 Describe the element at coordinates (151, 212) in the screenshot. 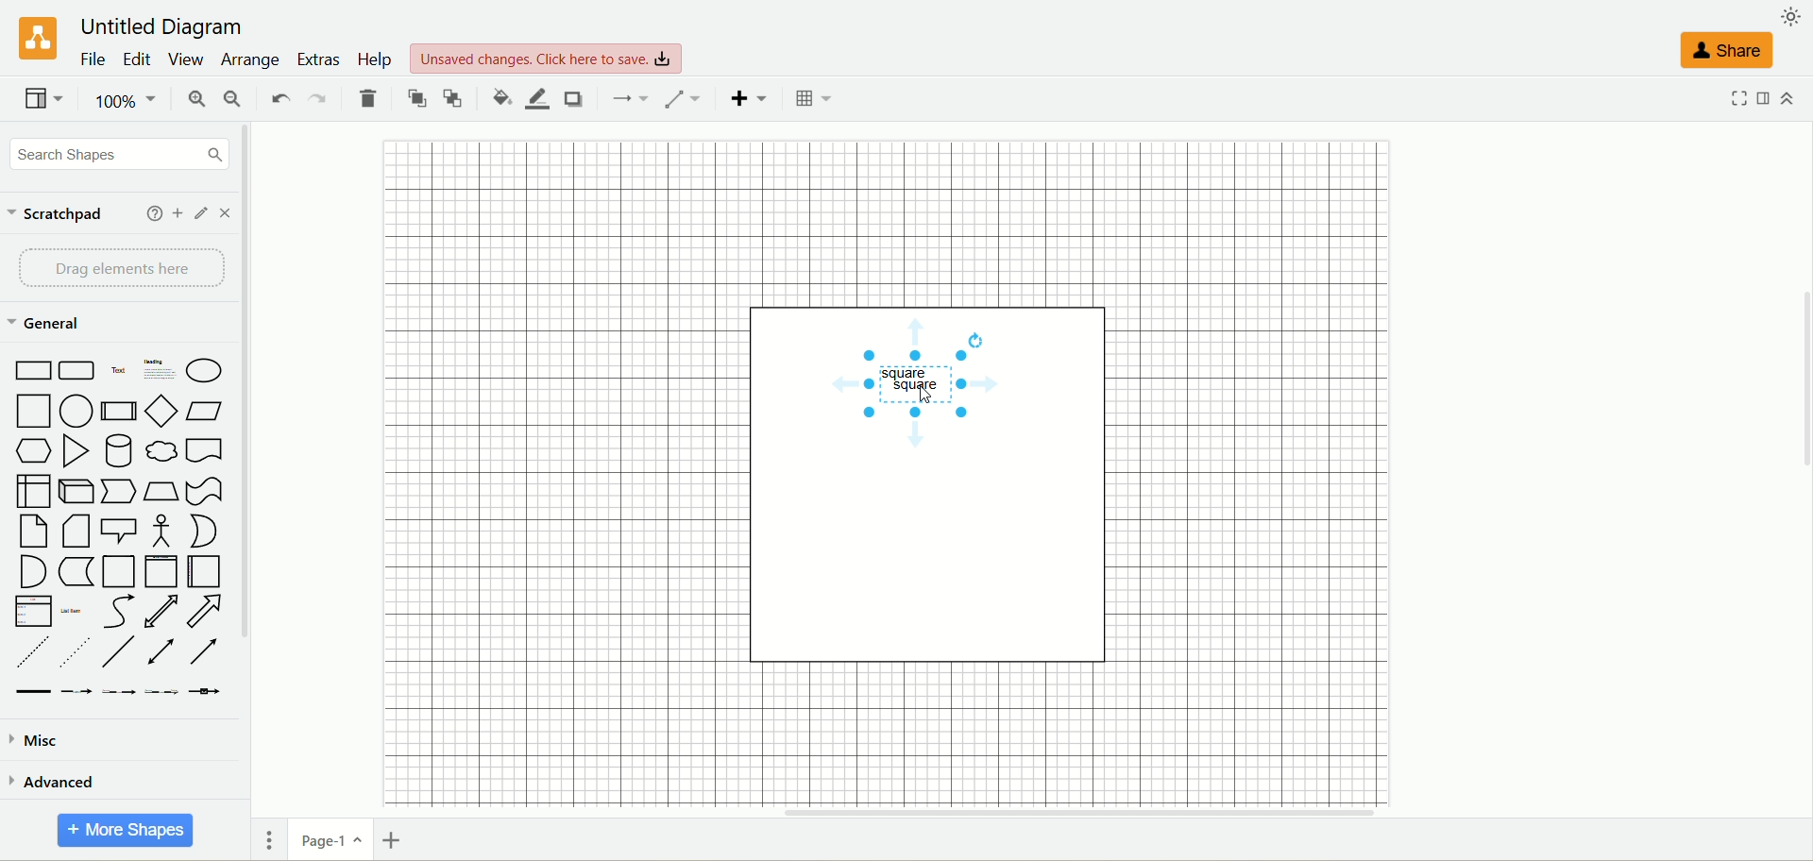

I see `help` at that location.